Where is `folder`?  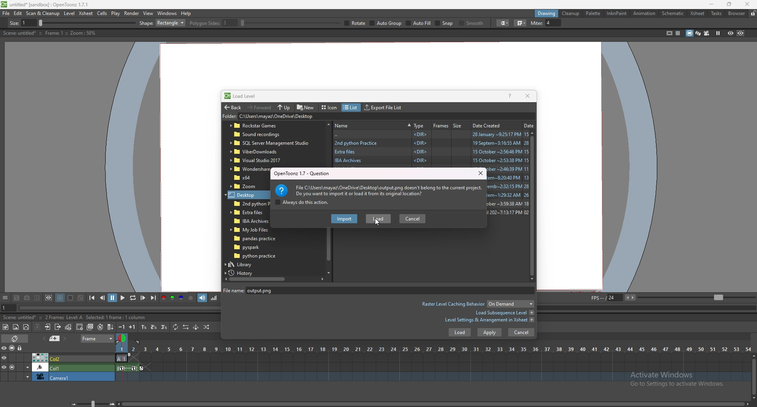
folder is located at coordinates (431, 151).